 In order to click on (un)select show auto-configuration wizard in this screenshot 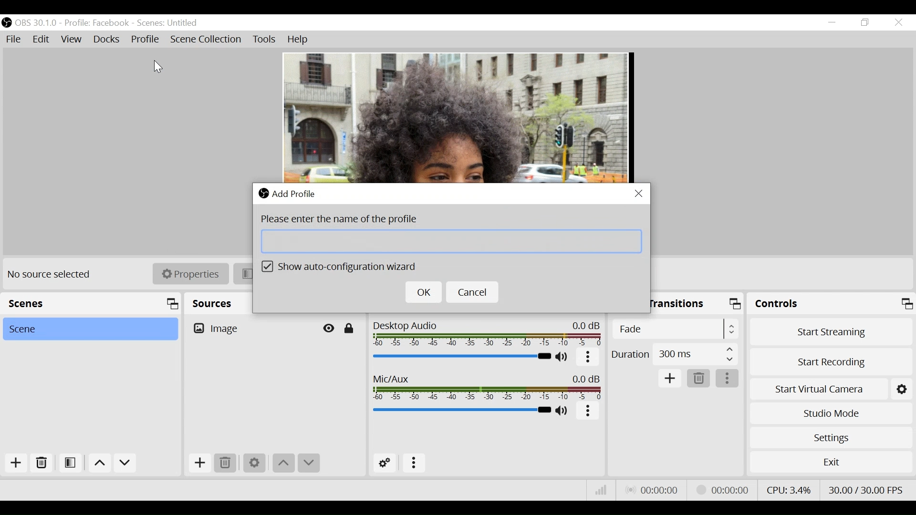, I will do `click(343, 268)`.